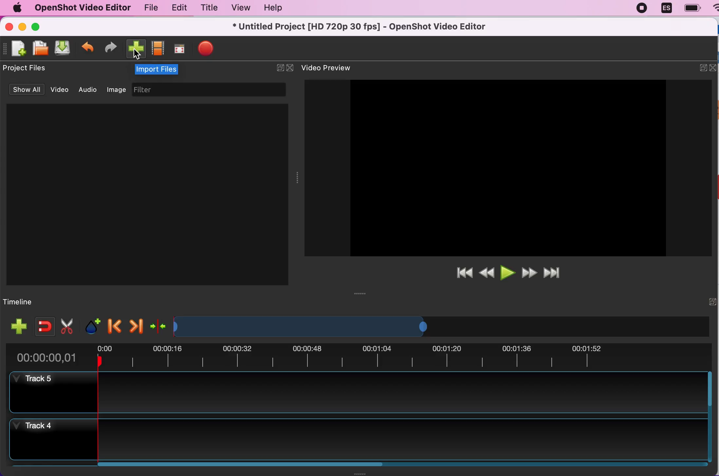 The height and width of the screenshot is (476, 719). What do you see at coordinates (64, 49) in the screenshot?
I see `save file` at bounding box center [64, 49].